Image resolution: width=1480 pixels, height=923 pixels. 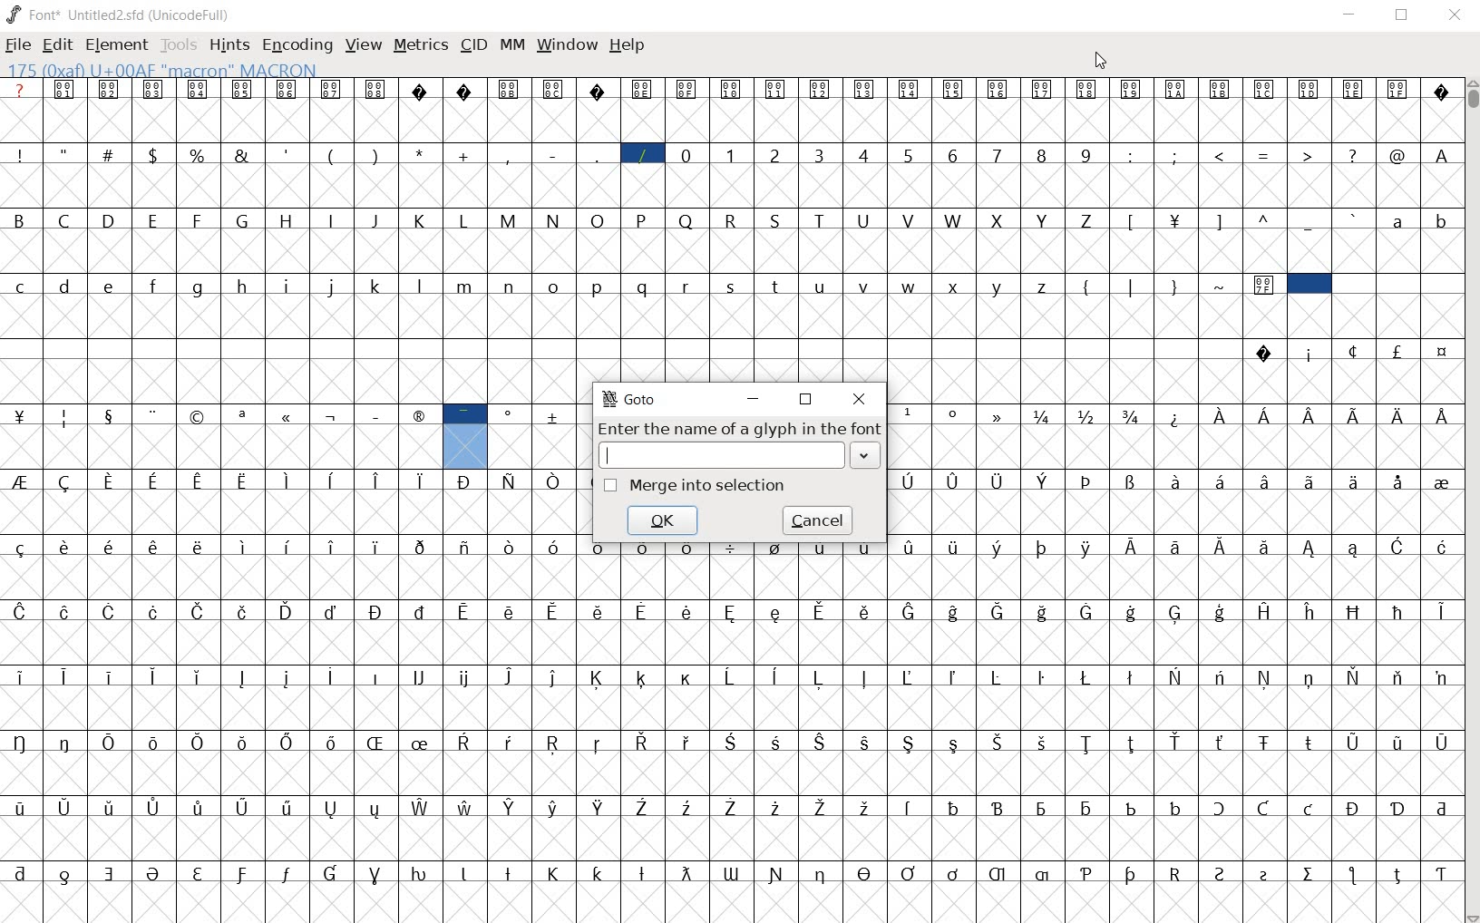 What do you see at coordinates (1284, 176) in the screenshot?
I see `special characters` at bounding box center [1284, 176].